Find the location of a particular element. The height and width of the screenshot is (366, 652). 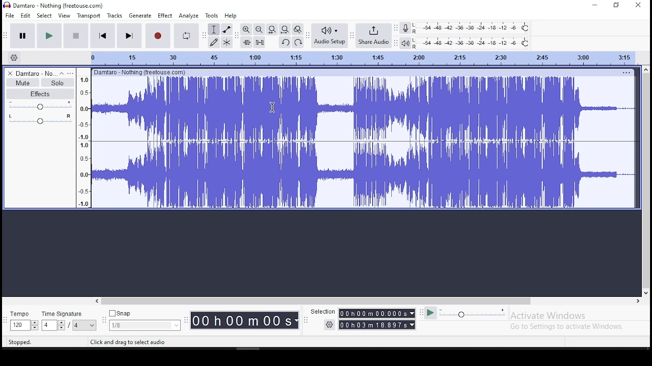

track time is located at coordinates (362, 57).